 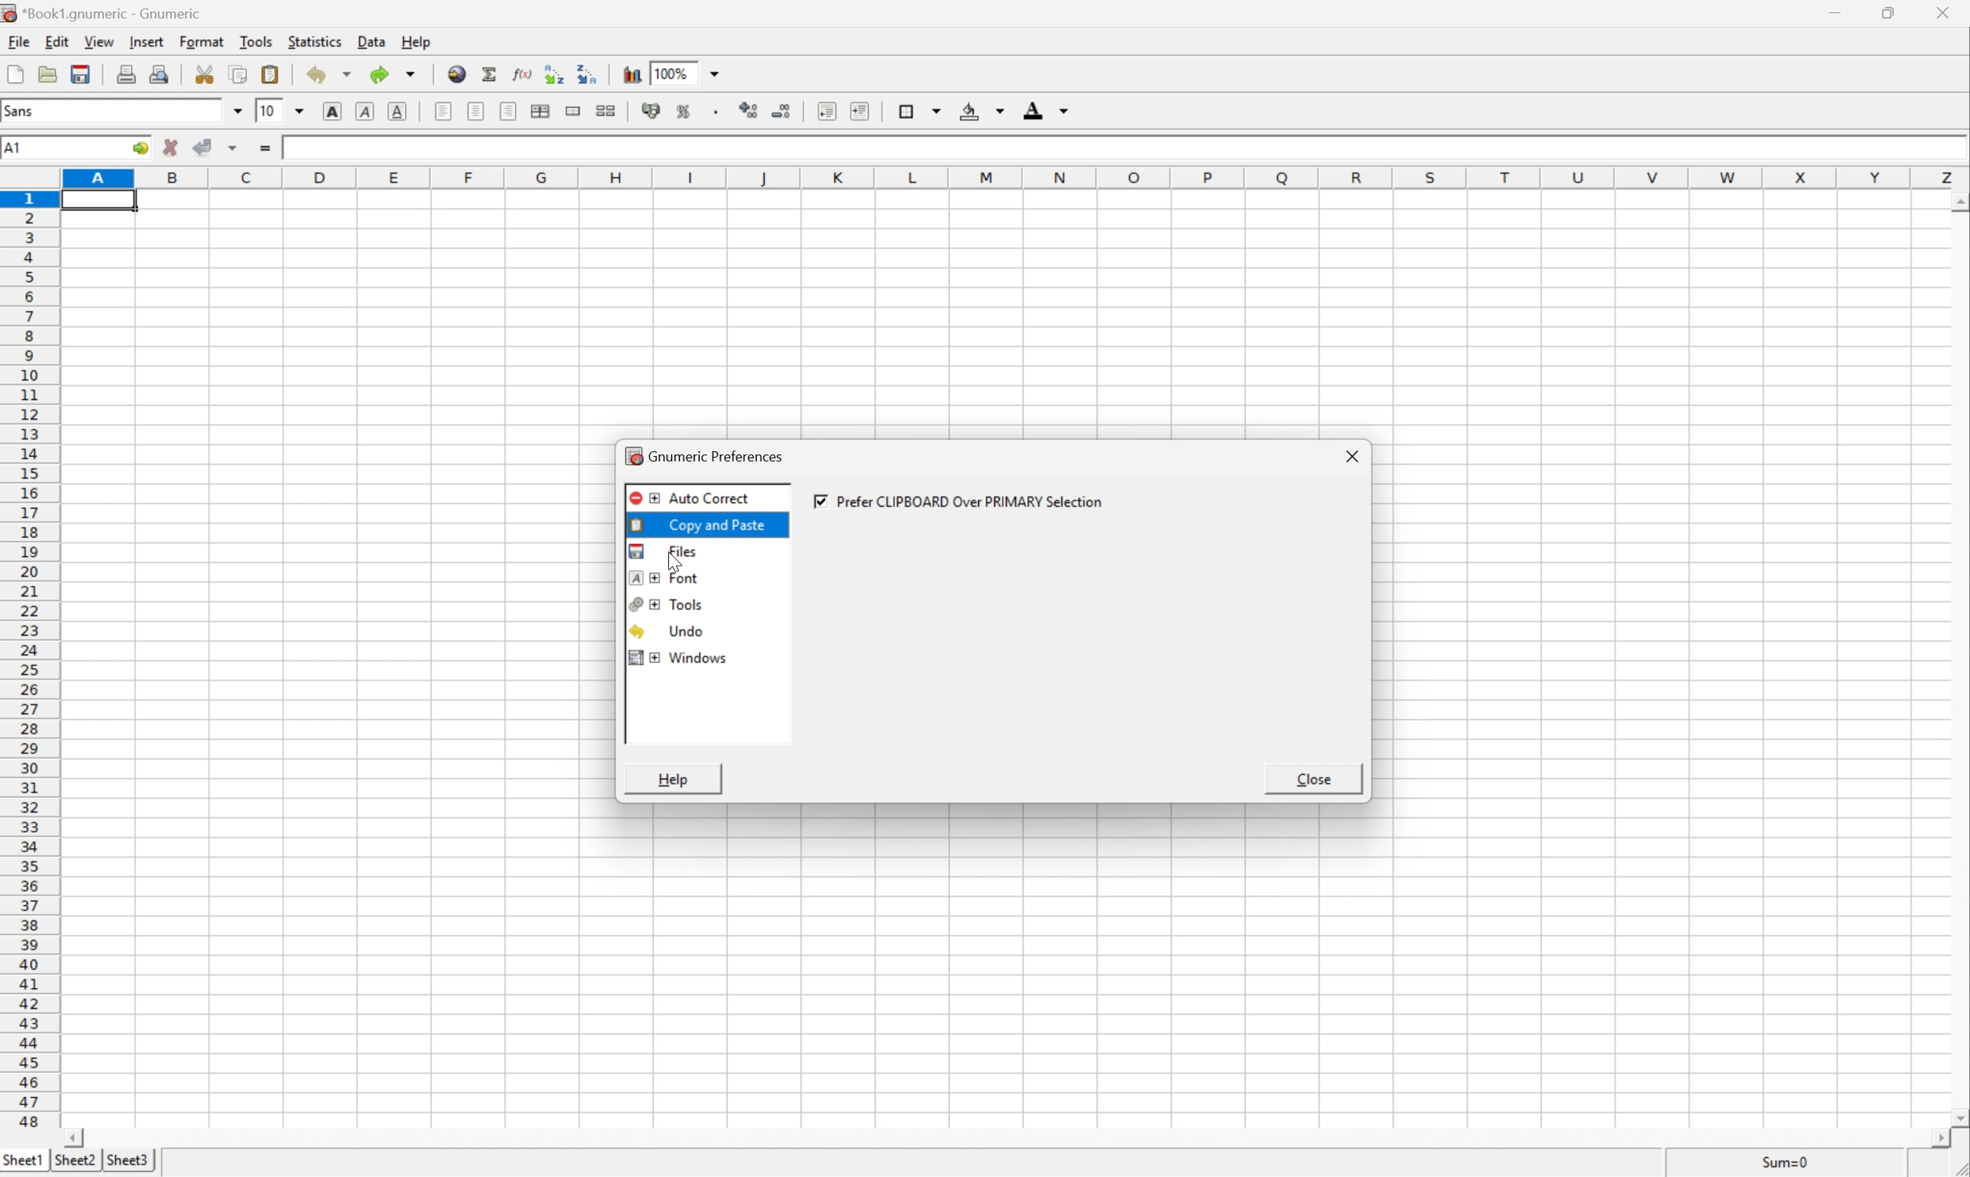 What do you see at coordinates (962, 504) in the screenshot?
I see `prefer clipboard or primary section` at bounding box center [962, 504].